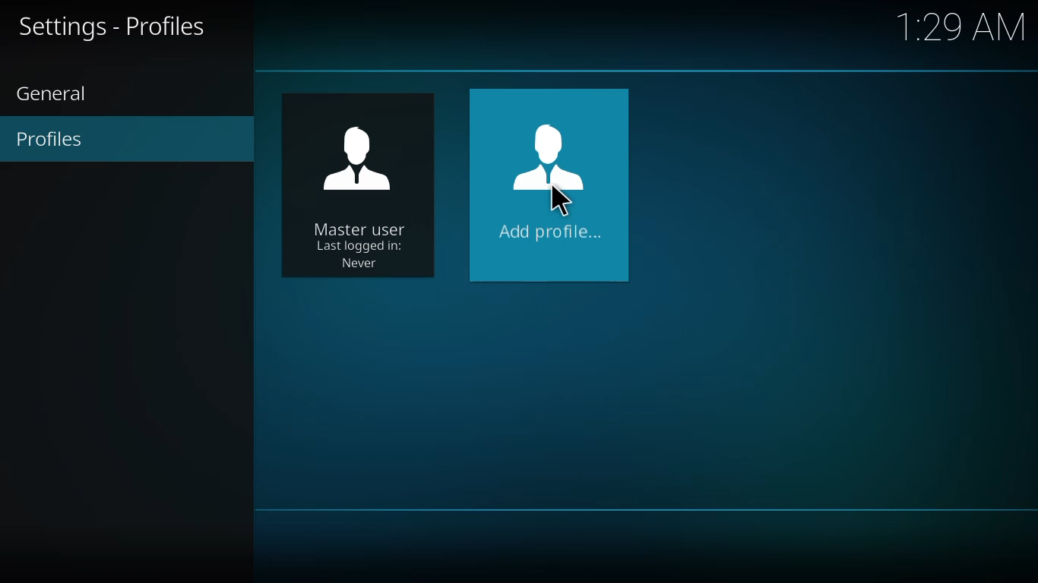  What do you see at coordinates (552, 178) in the screenshot?
I see `add profile` at bounding box center [552, 178].